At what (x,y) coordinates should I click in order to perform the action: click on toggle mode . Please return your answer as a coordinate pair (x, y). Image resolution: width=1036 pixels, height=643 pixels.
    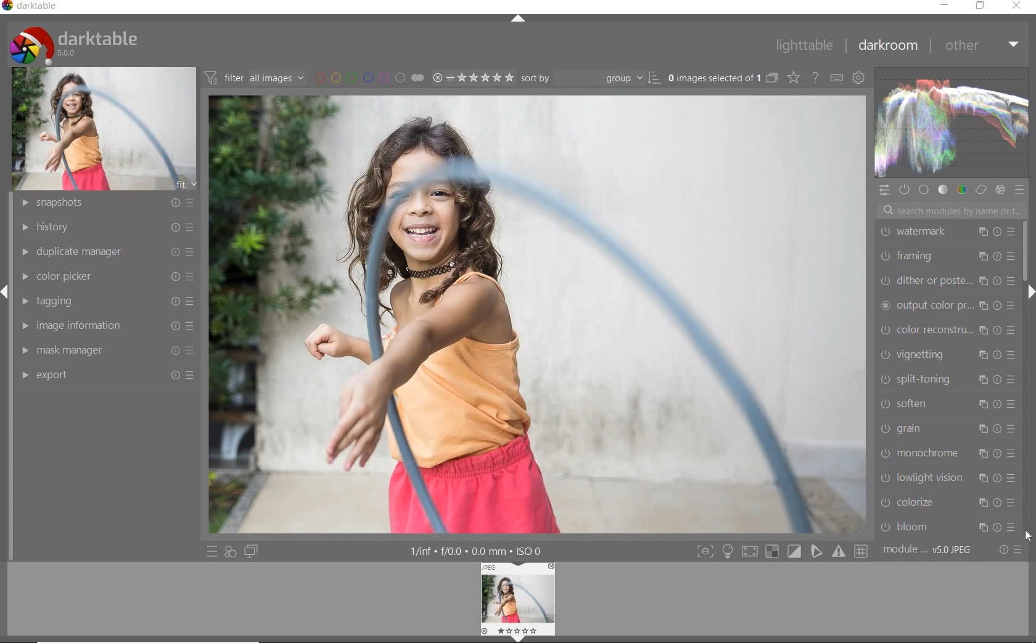
    Looking at the image, I should click on (863, 551).